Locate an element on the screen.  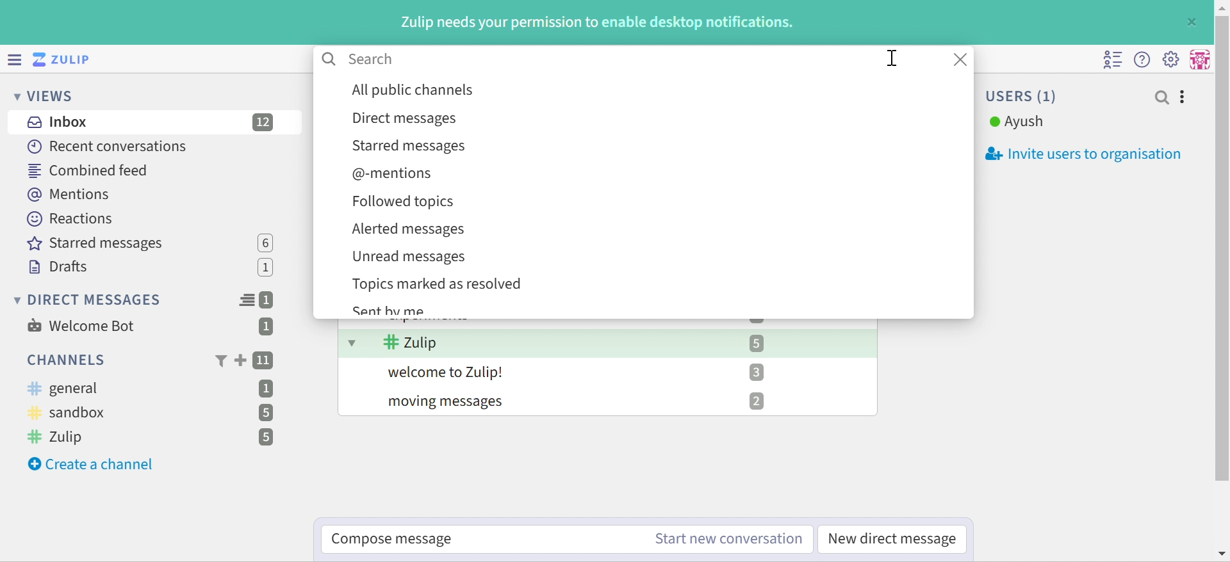
Topics marked as resolved is located at coordinates (439, 284).